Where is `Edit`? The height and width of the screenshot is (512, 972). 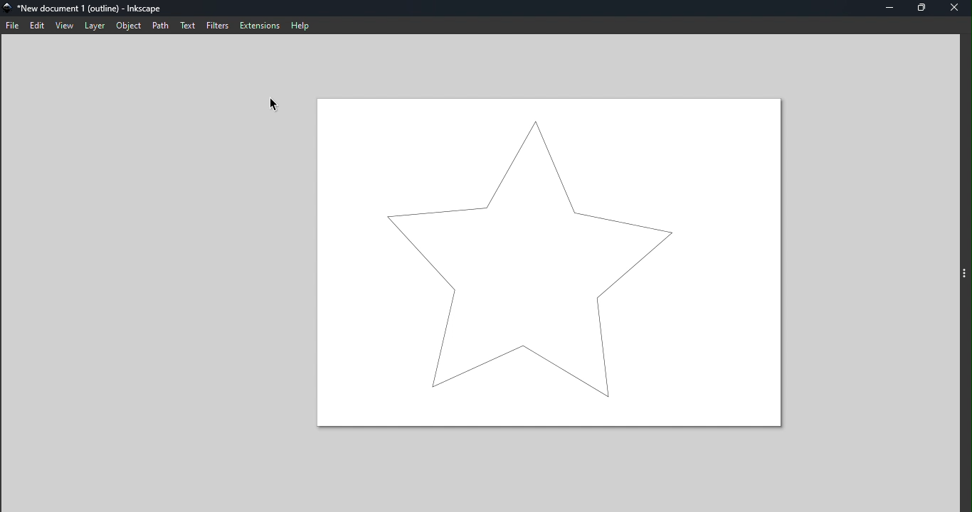 Edit is located at coordinates (39, 26).